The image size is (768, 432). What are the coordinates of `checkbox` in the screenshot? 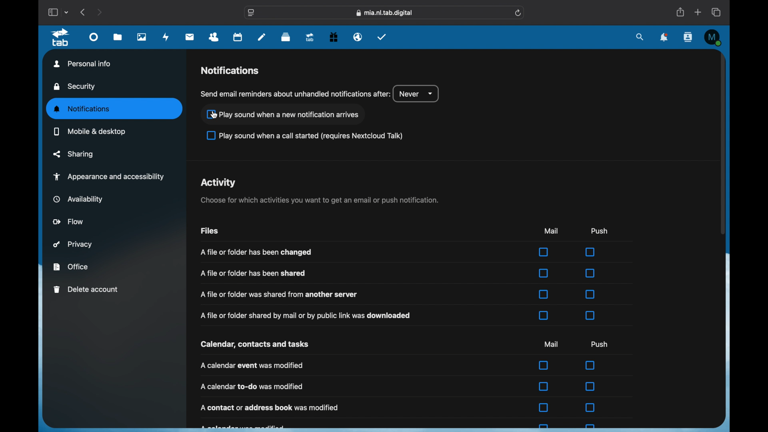 It's located at (544, 315).